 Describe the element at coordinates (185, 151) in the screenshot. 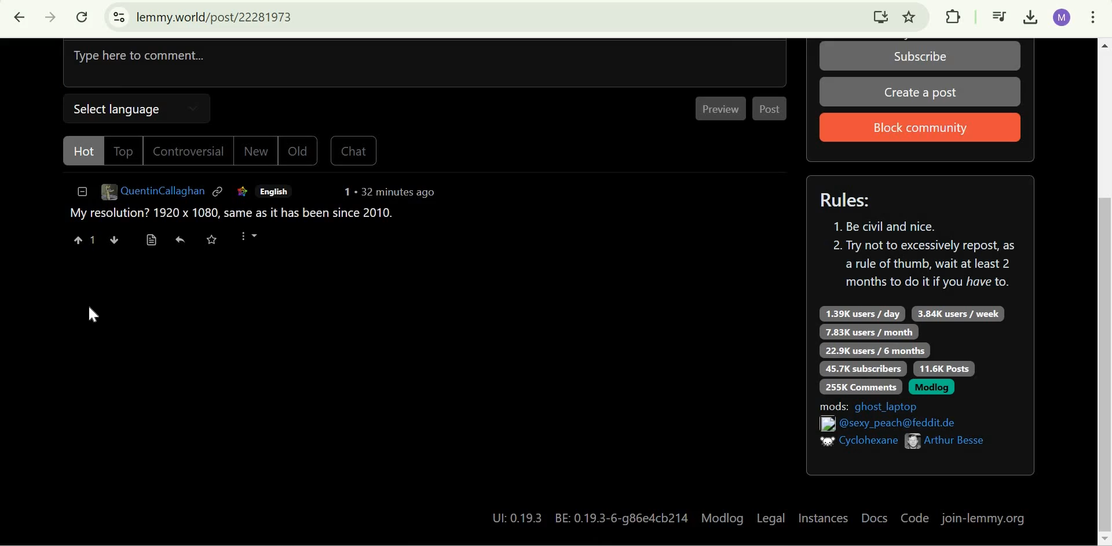

I see `Controversial` at that location.